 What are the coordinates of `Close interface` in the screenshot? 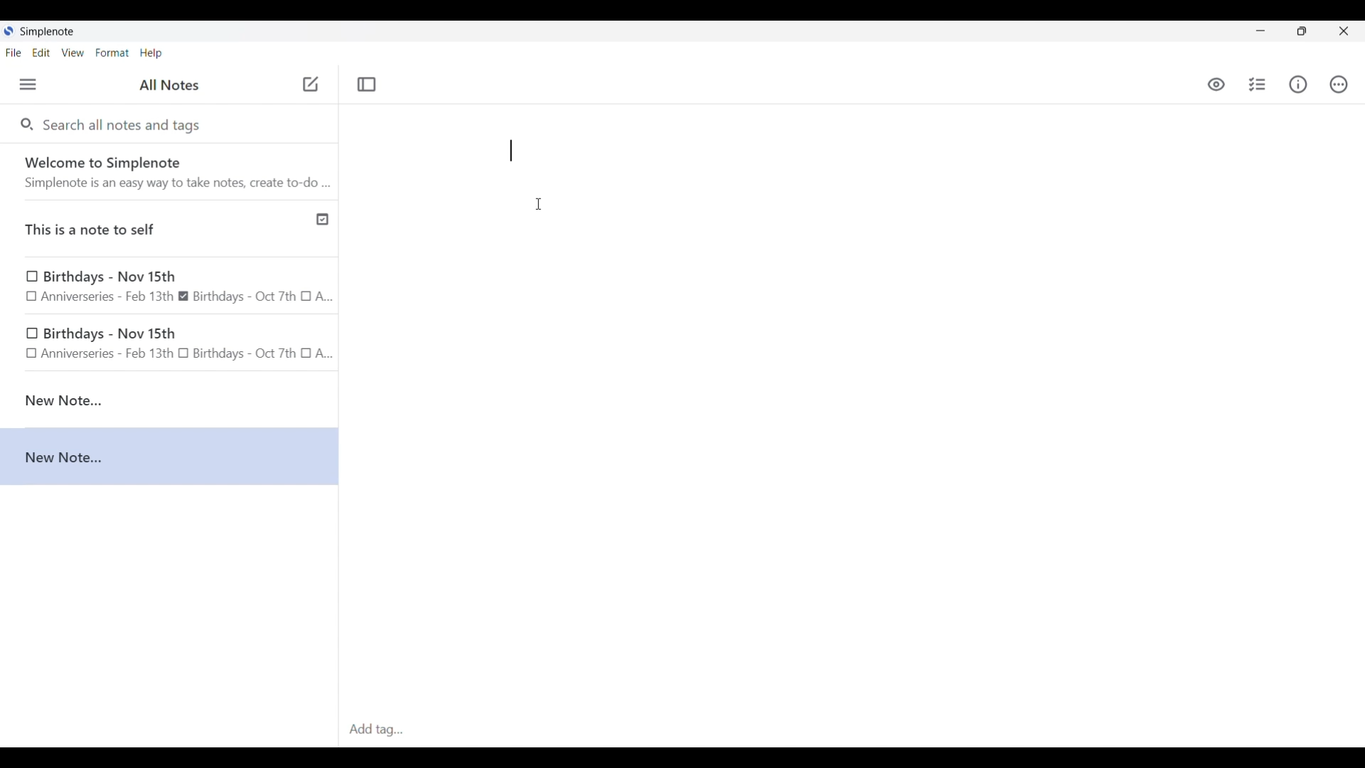 It's located at (1344, 31).